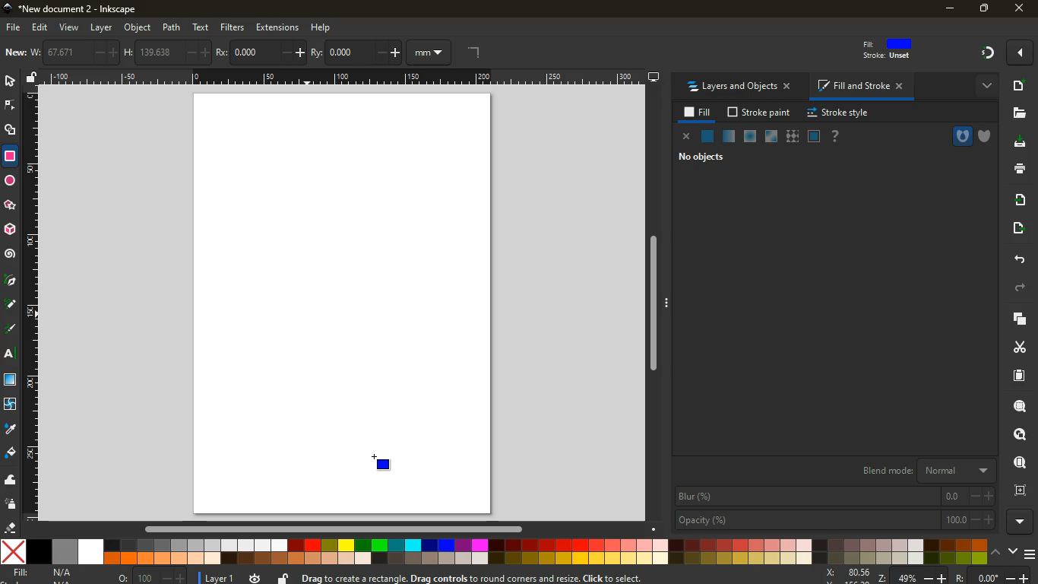 The width and height of the screenshot is (1038, 584). What do you see at coordinates (998, 553) in the screenshot?
I see `up` at bounding box center [998, 553].